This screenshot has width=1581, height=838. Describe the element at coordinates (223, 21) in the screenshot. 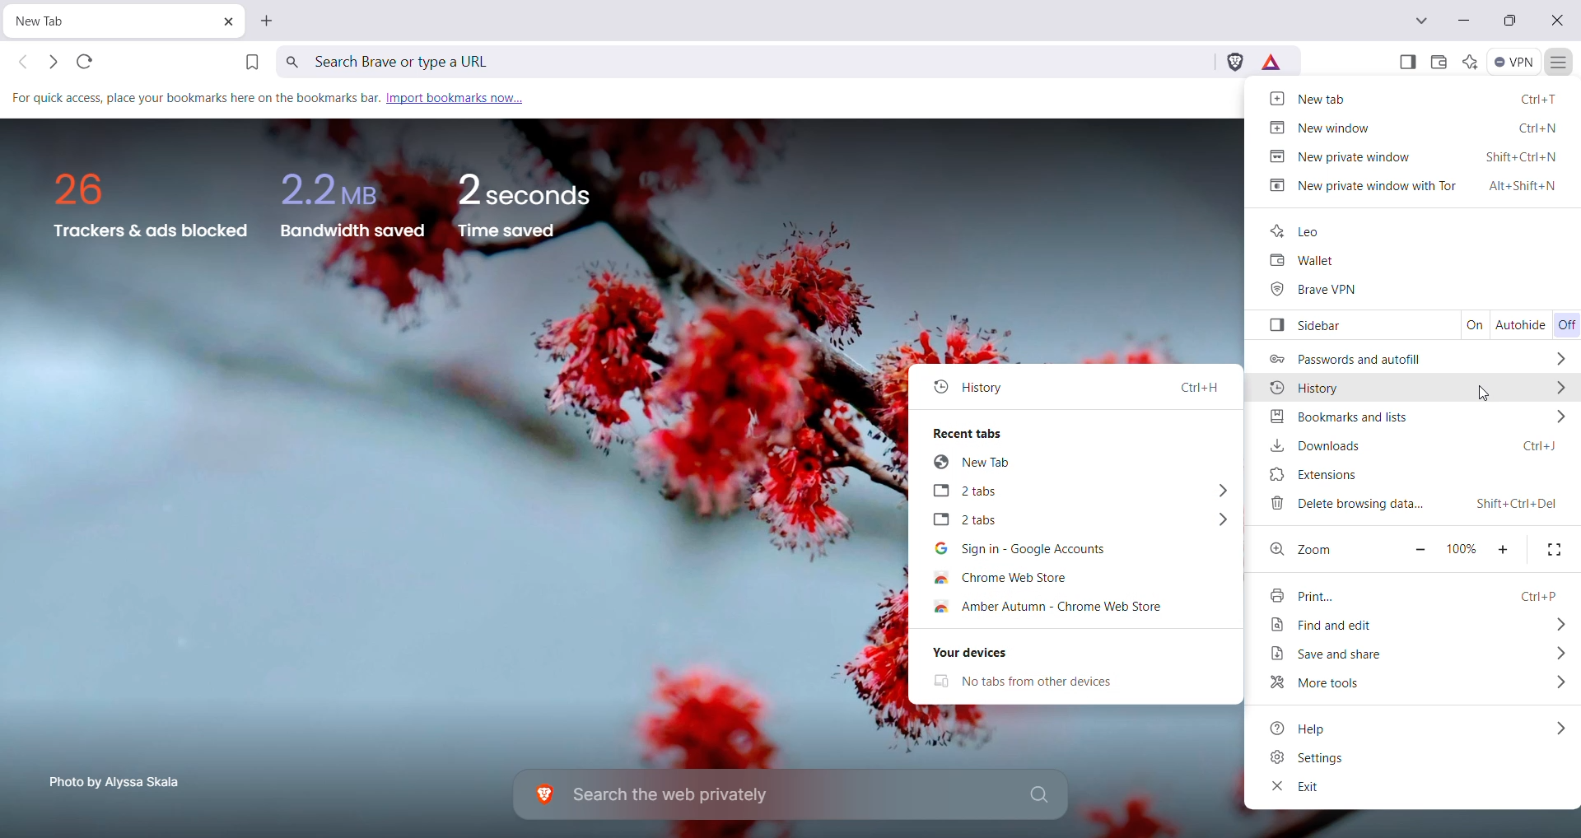

I see `Close Tab` at that location.